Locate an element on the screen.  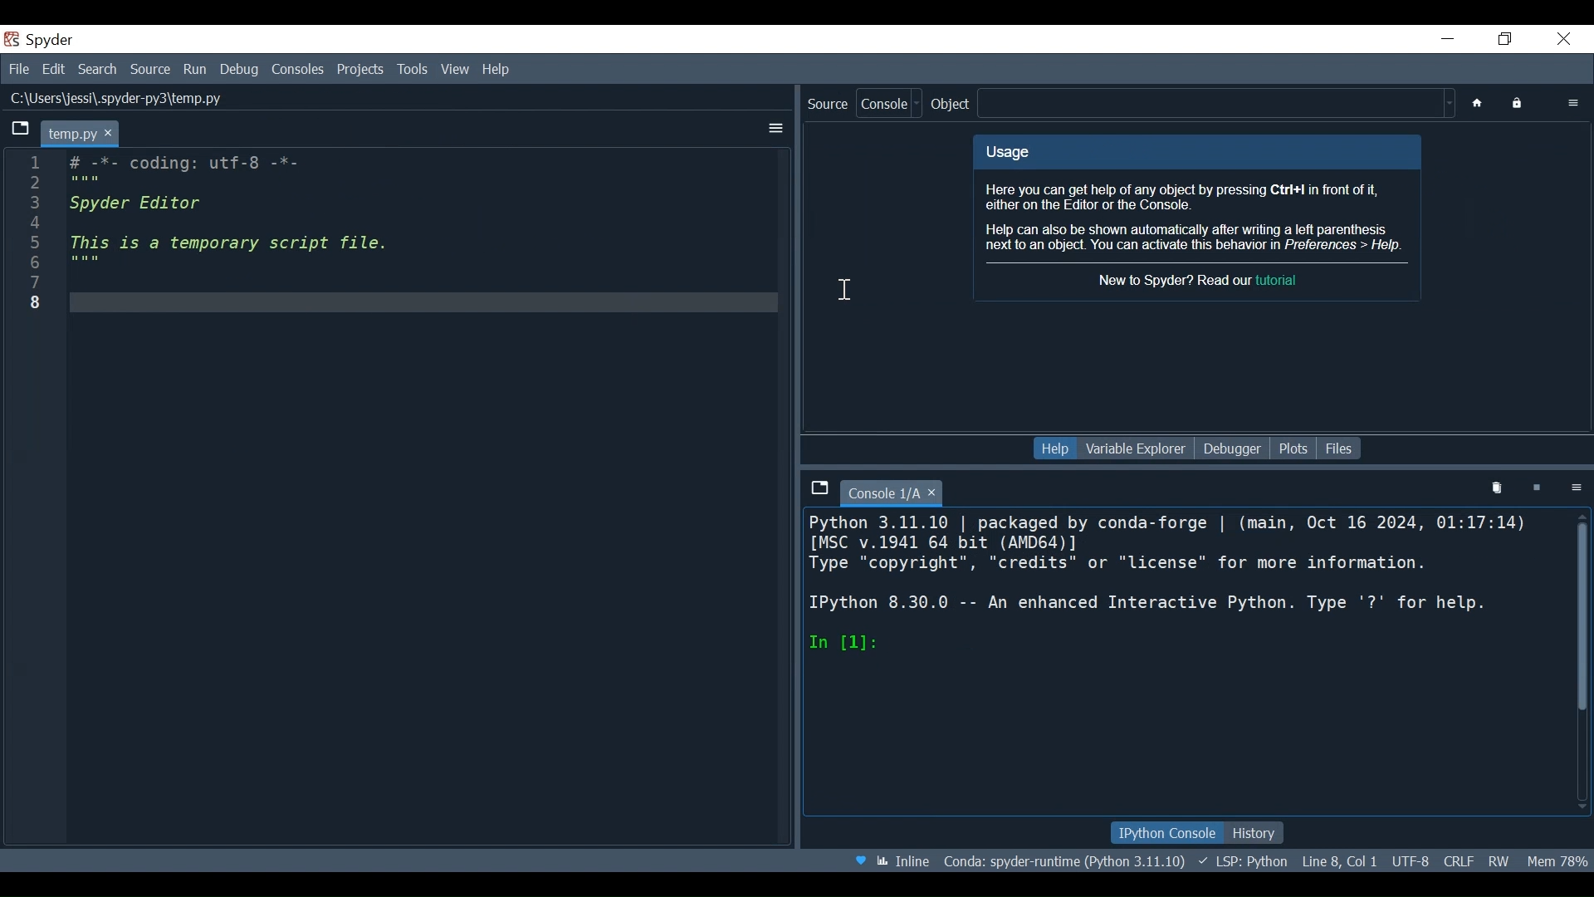
Object is located at coordinates (949, 104).